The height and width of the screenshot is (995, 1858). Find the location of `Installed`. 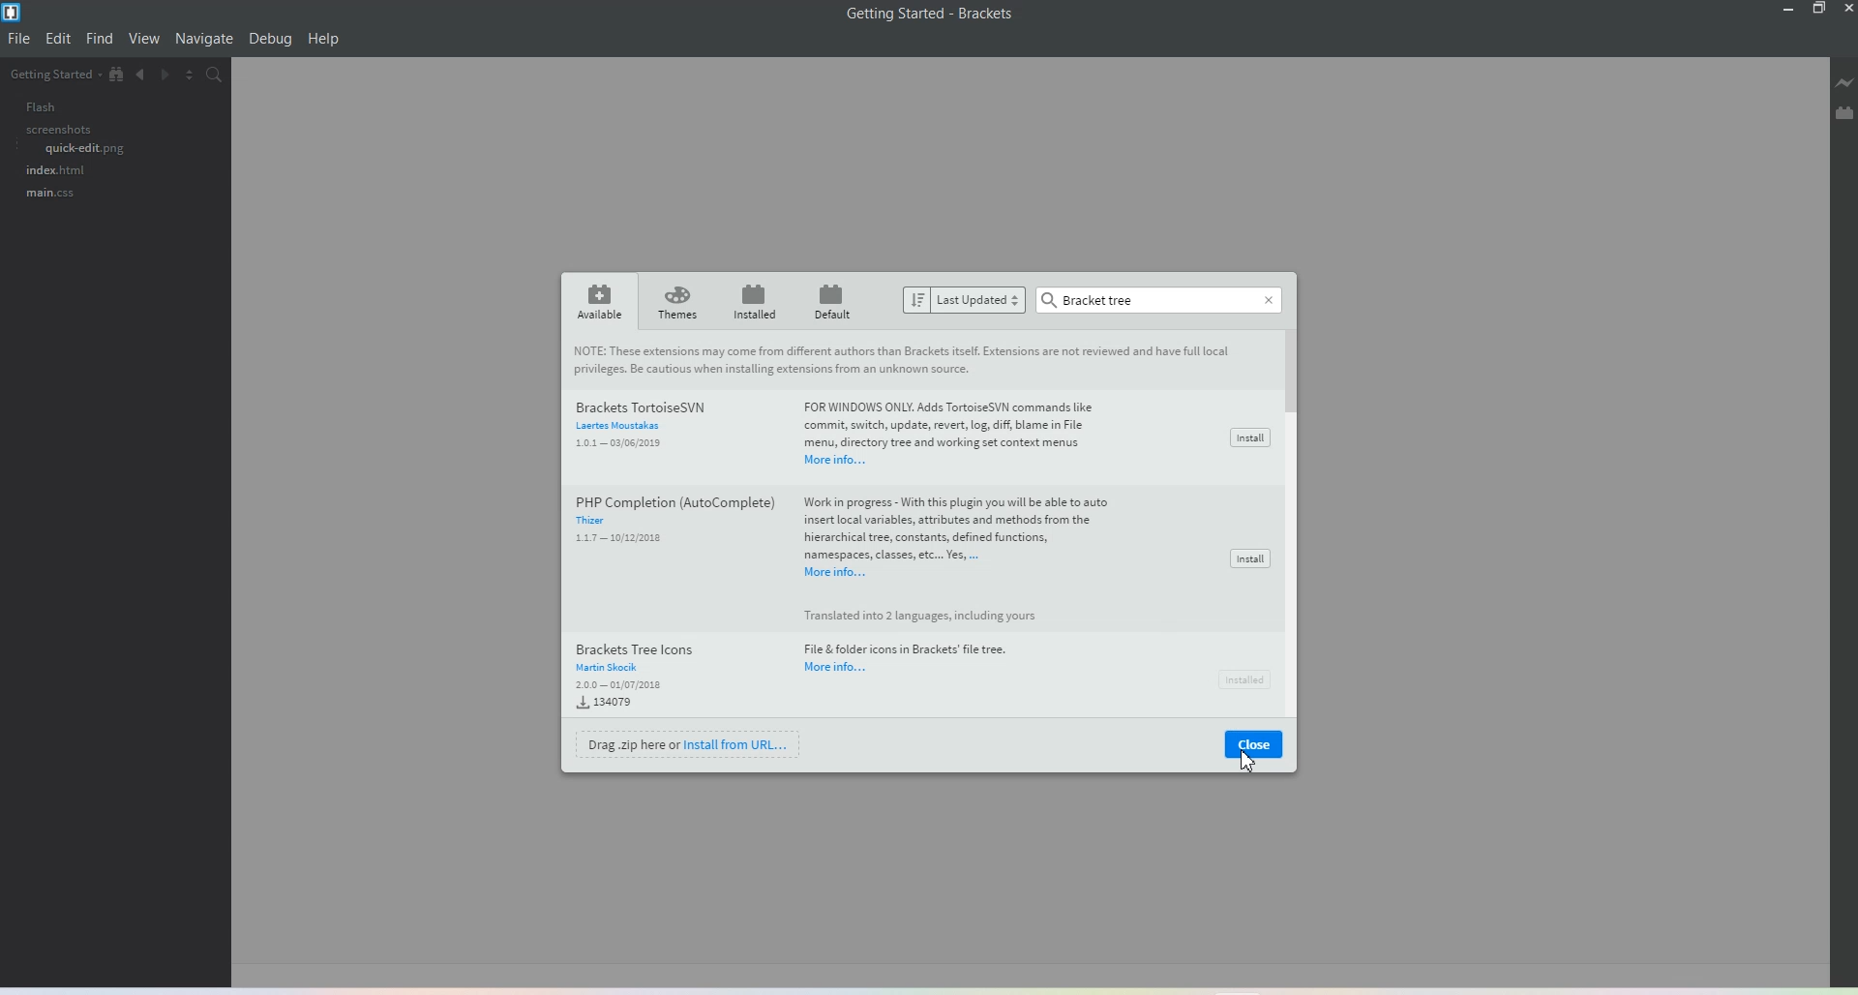

Installed is located at coordinates (755, 301).